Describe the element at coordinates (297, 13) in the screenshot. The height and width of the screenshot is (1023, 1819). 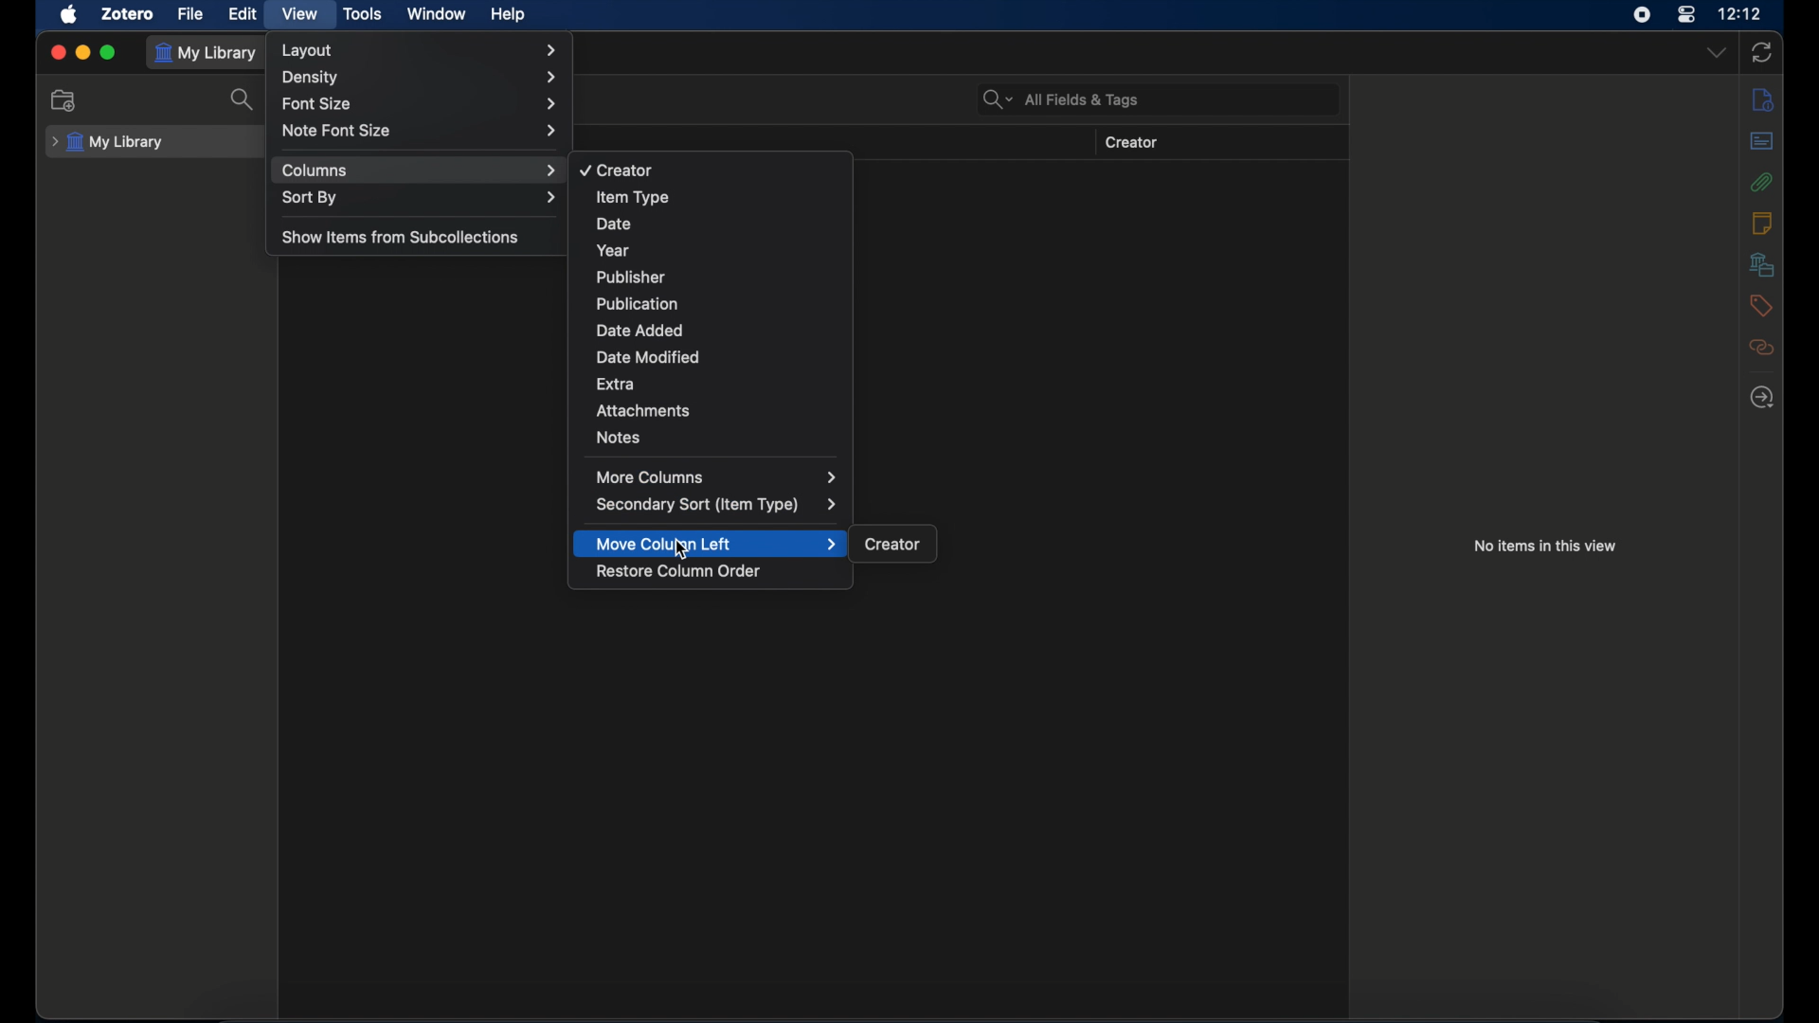
I see `view` at that location.